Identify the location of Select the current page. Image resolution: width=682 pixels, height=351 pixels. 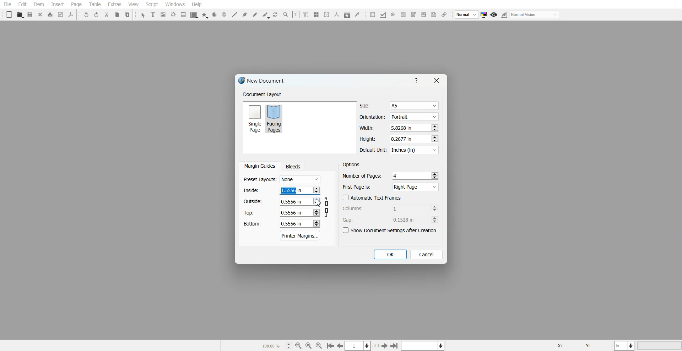
(363, 346).